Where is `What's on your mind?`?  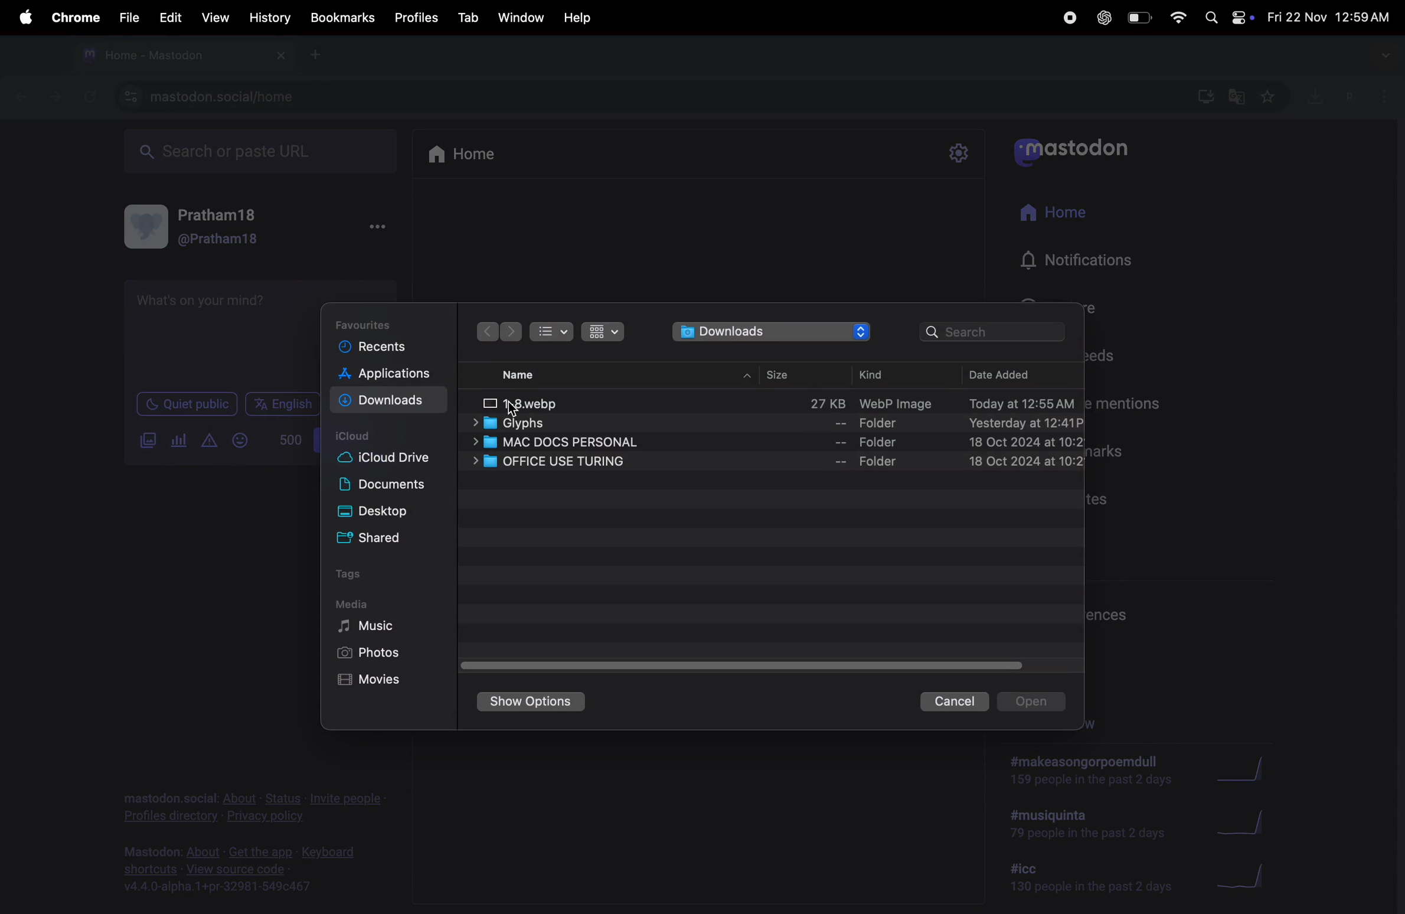 What's on your mind? is located at coordinates (203, 302).